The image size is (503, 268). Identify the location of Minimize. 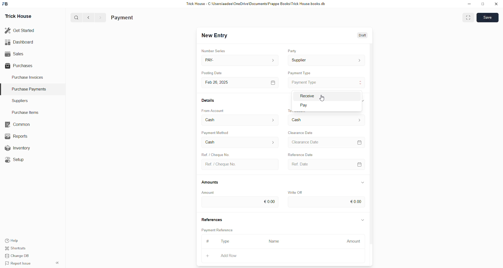
(469, 4).